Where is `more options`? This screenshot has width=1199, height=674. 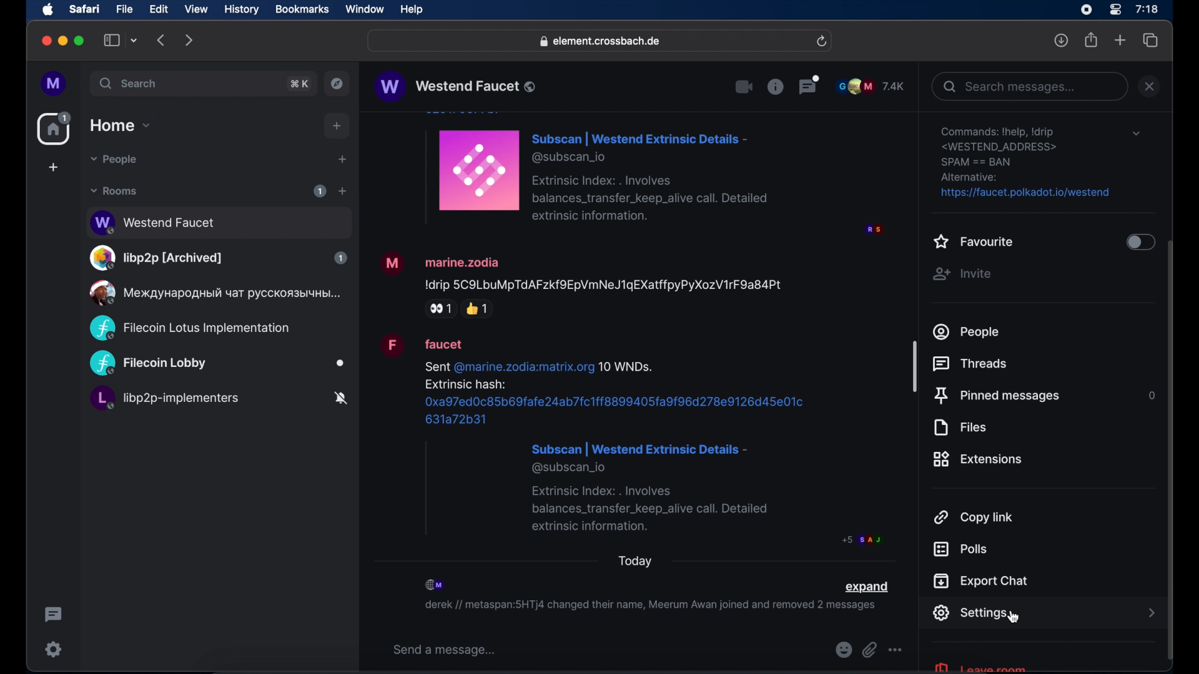
more options is located at coordinates (896, 650).